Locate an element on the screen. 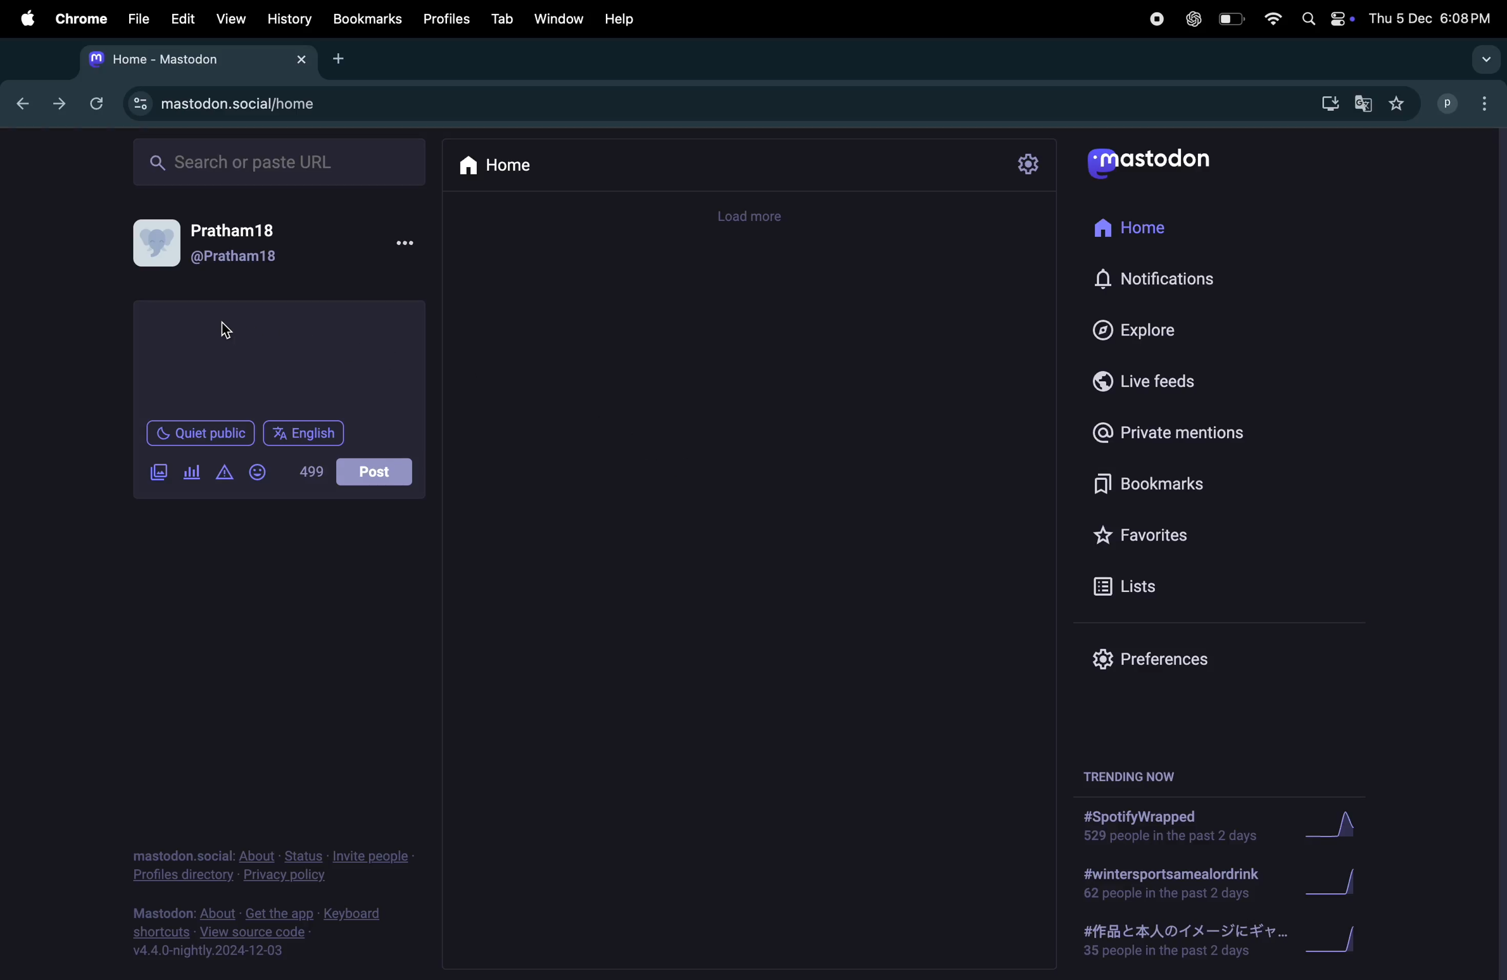  user profile is located at coordinates (1467, 102).